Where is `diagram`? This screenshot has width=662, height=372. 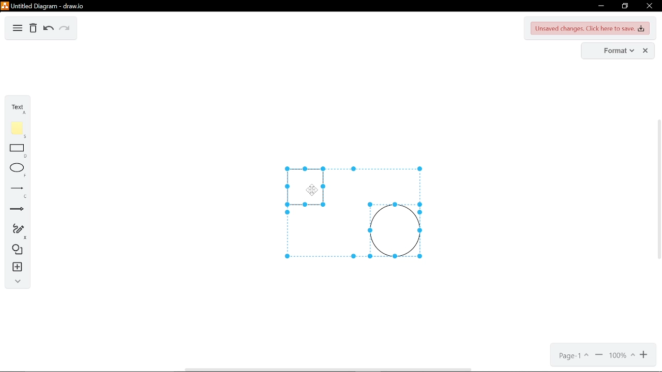
diagram is located at coordinates (18, 29).